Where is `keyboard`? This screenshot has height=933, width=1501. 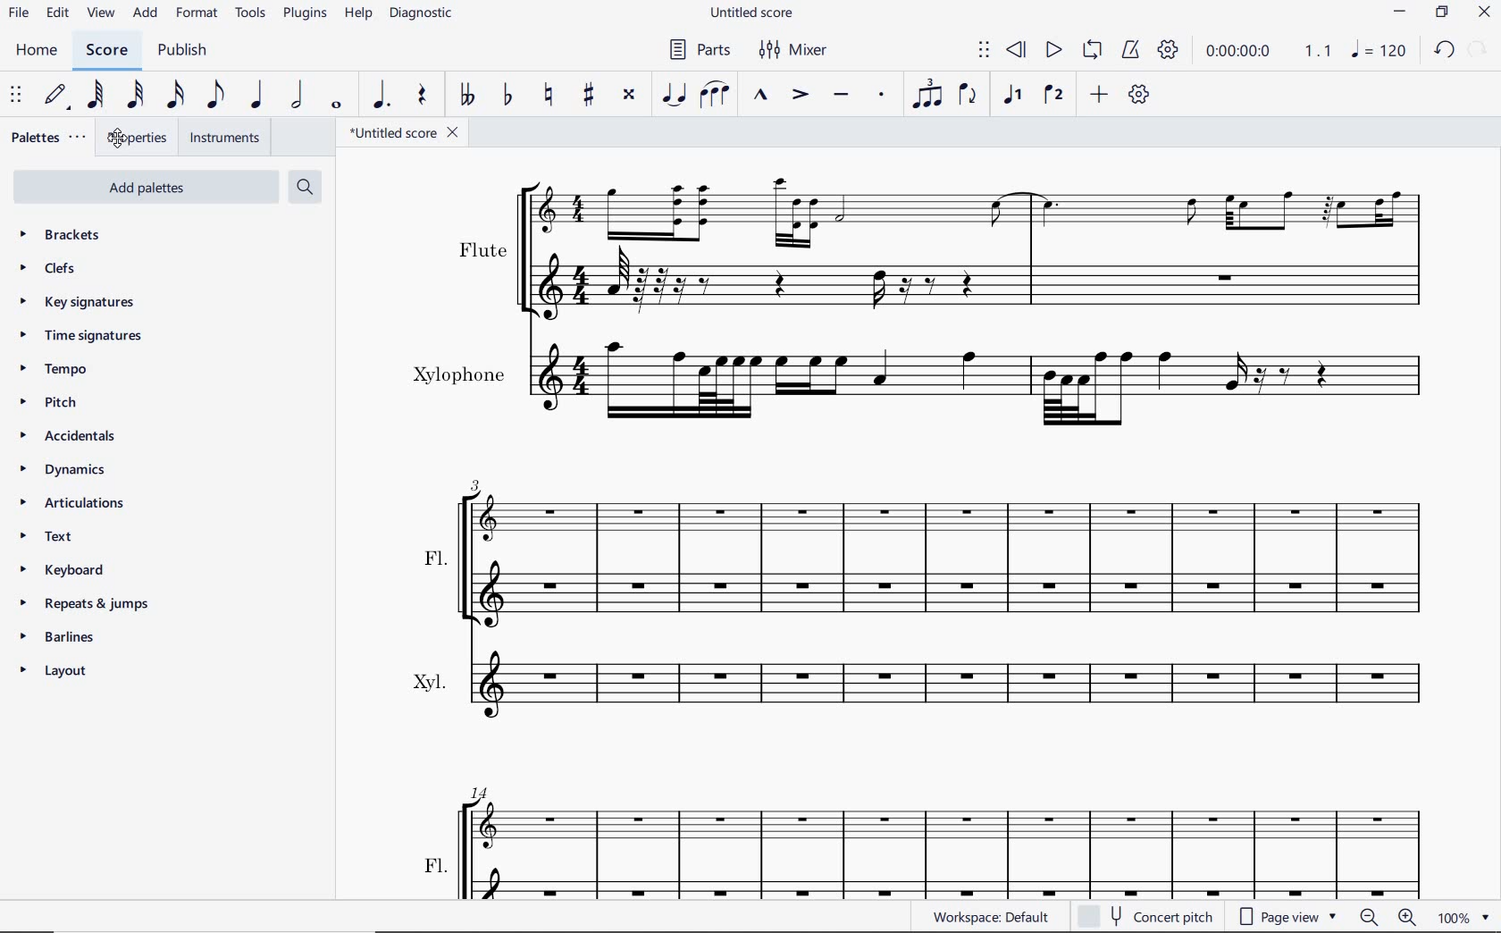
keyboard is located at coordinates (61, 572).